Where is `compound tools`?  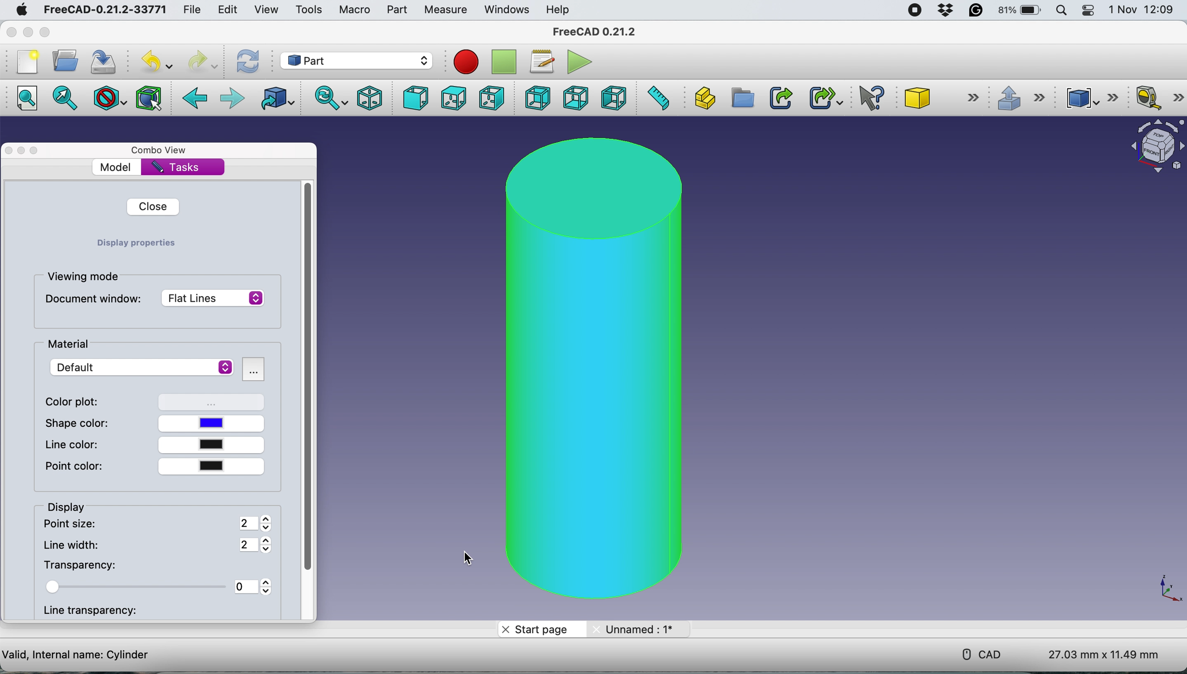
compound tools is located at coordinates (1091, 97).